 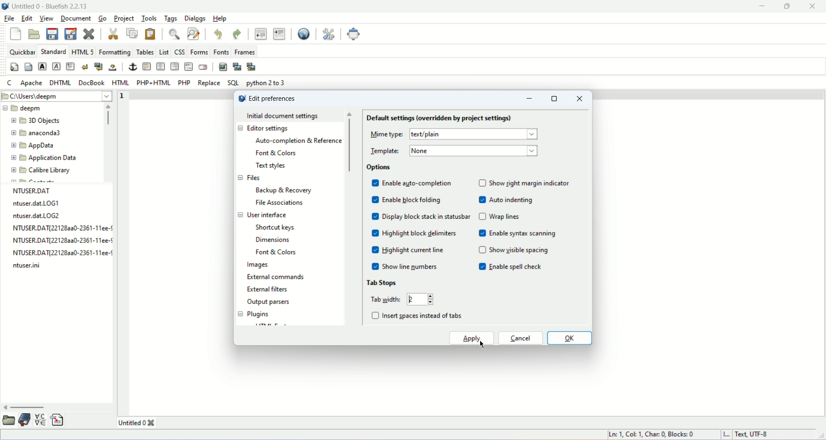 What do you see at coordinates (15, 67) in the screenshot?
I see `quickstart` at bounding box center [15, 67].